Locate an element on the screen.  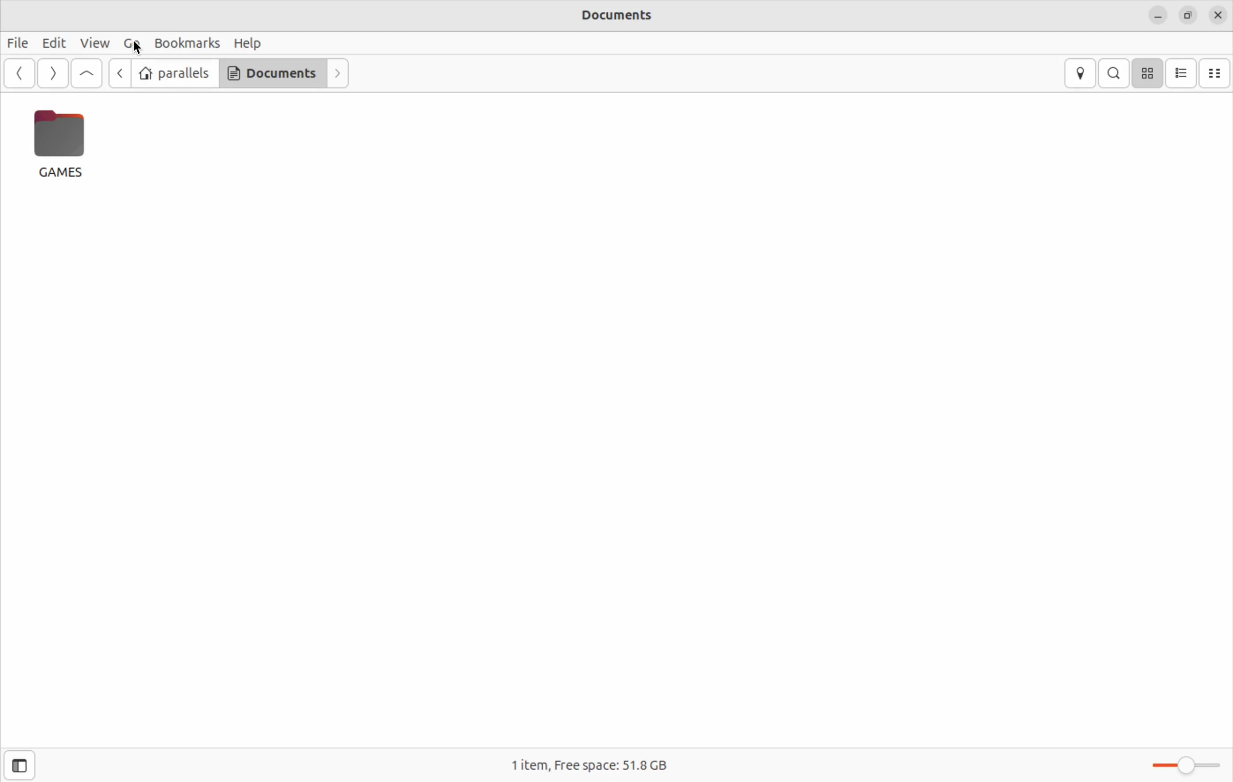
file is located at coordinates (18, 41).